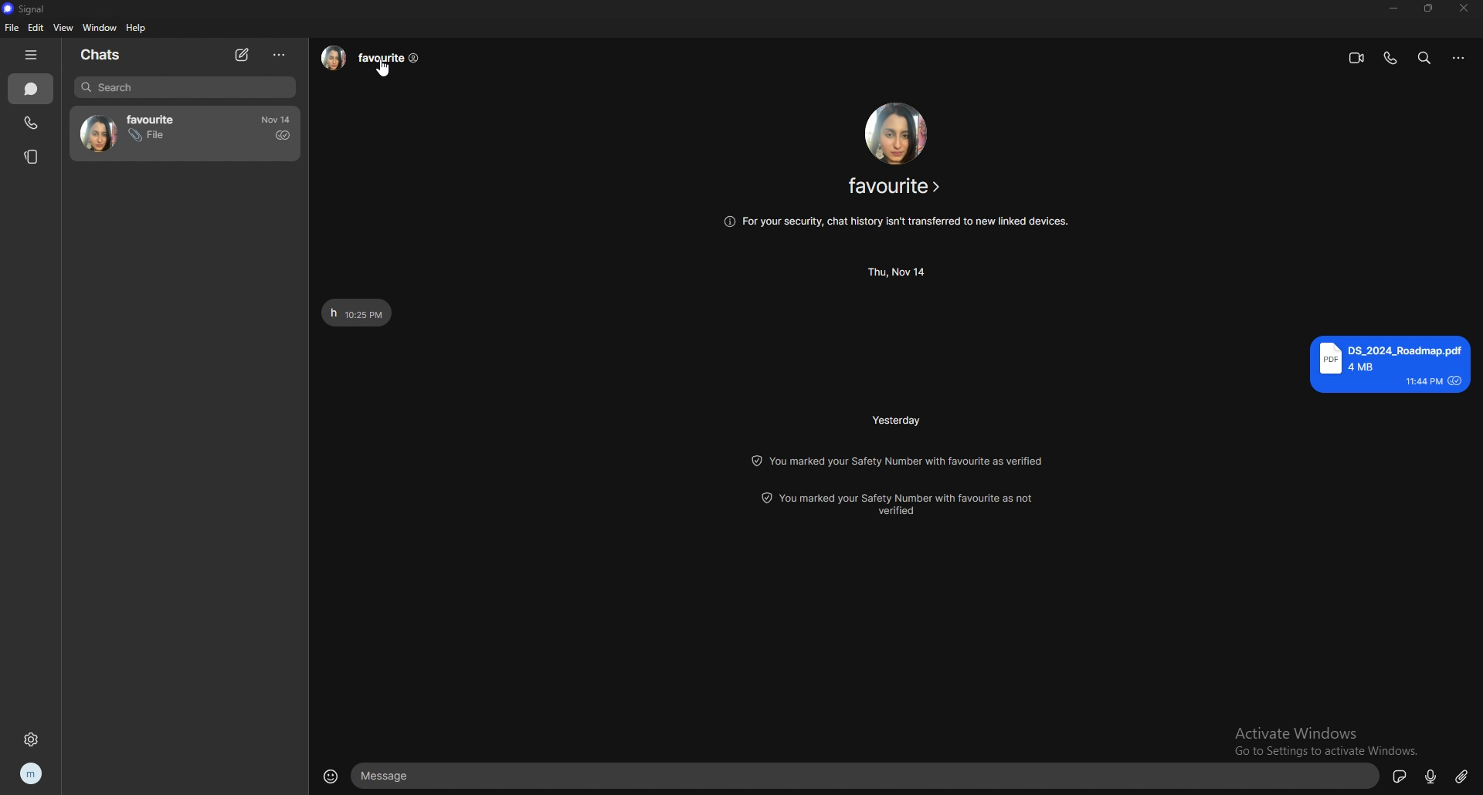 The width and height of the screenshot is (1483, 795). I want to click on options, so click(277, 56).